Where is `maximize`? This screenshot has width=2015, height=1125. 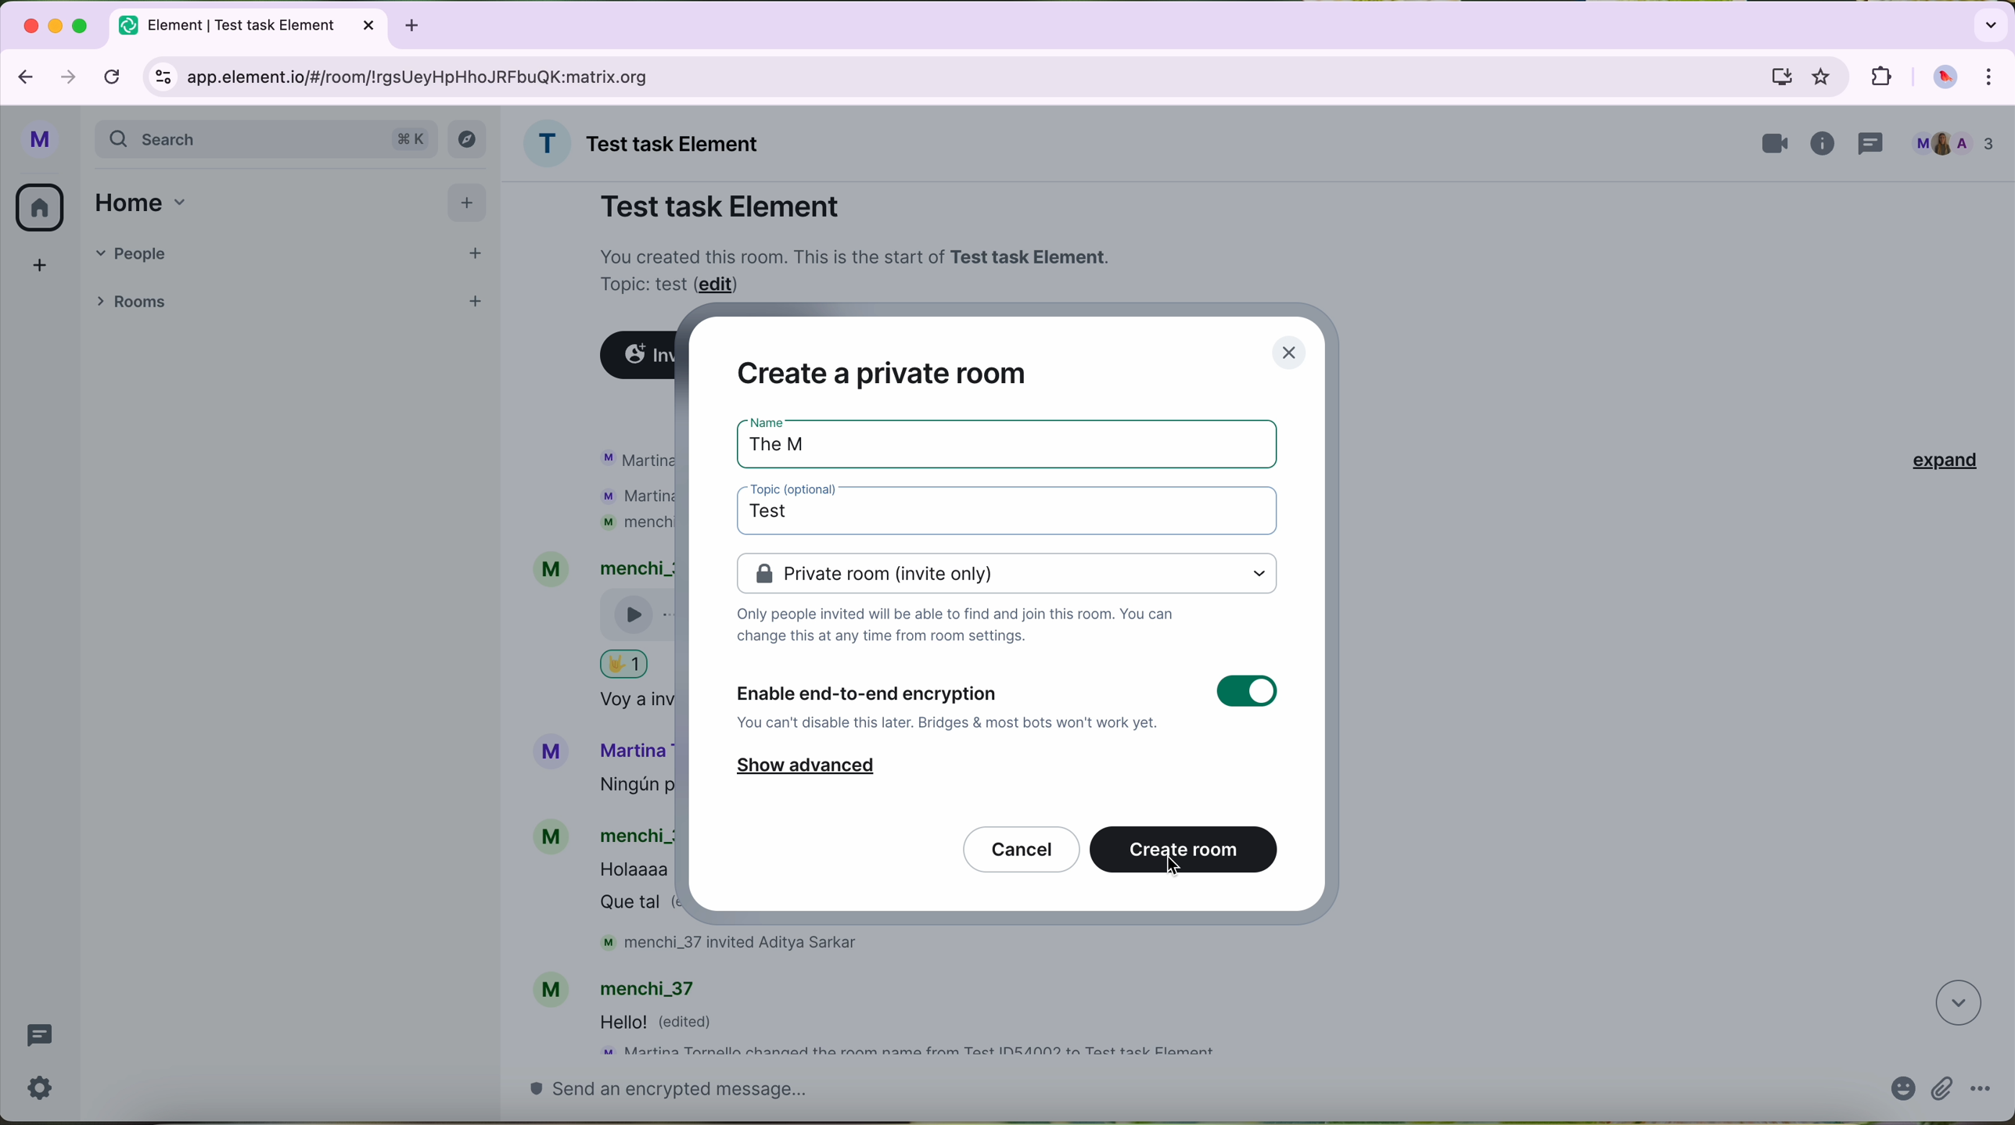
maximize is located at coordinates (81, 25).